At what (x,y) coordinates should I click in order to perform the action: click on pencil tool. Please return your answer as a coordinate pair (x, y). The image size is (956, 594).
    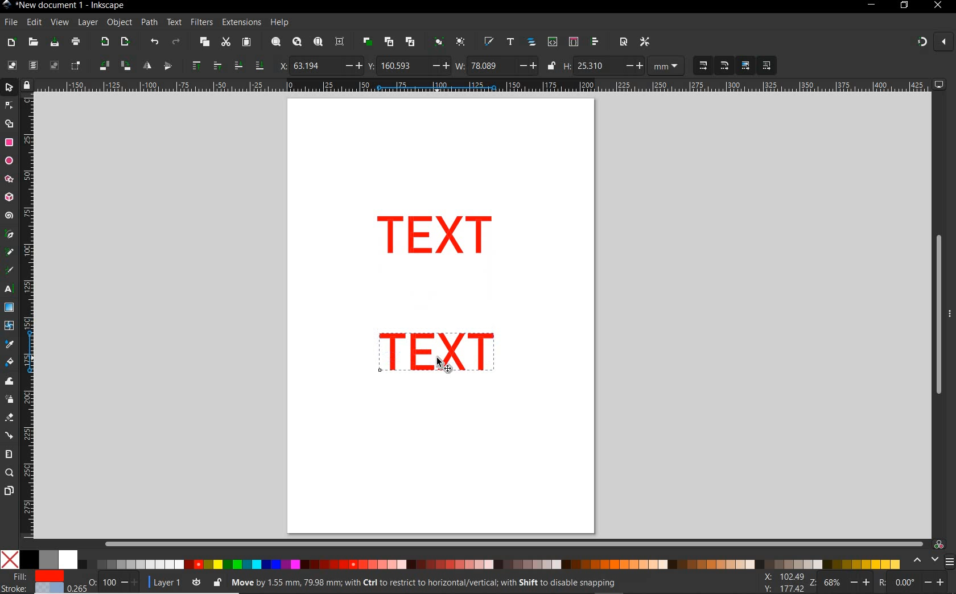
    Looking at the image, I should click on (10, 253).